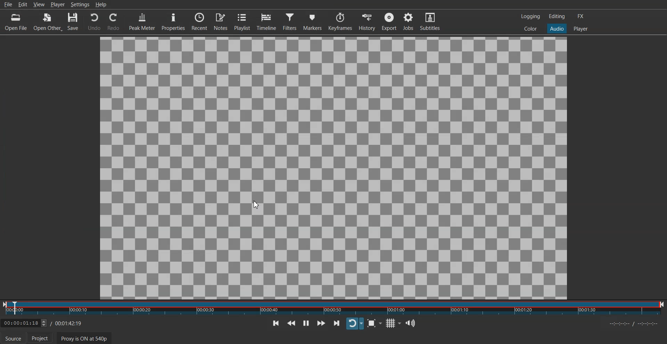 Image resolution: width=667 pixels, height=344 pixels. I want to click on Playlist, so click(242, 22).